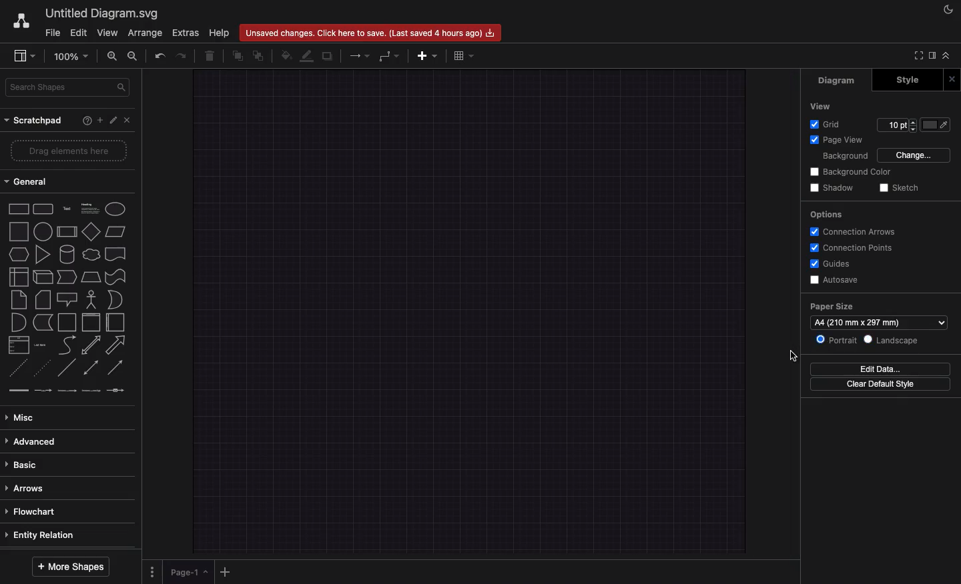 This screenshot has height=584, width=961. I want to click on General, so click(29, 181).